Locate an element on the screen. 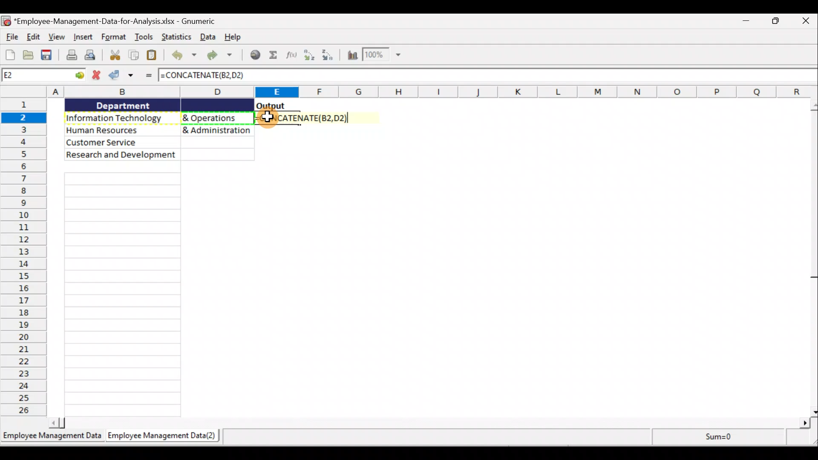 This screenshot has height=460, width=818. Sort Ascending is located at coordinates (311, 56).